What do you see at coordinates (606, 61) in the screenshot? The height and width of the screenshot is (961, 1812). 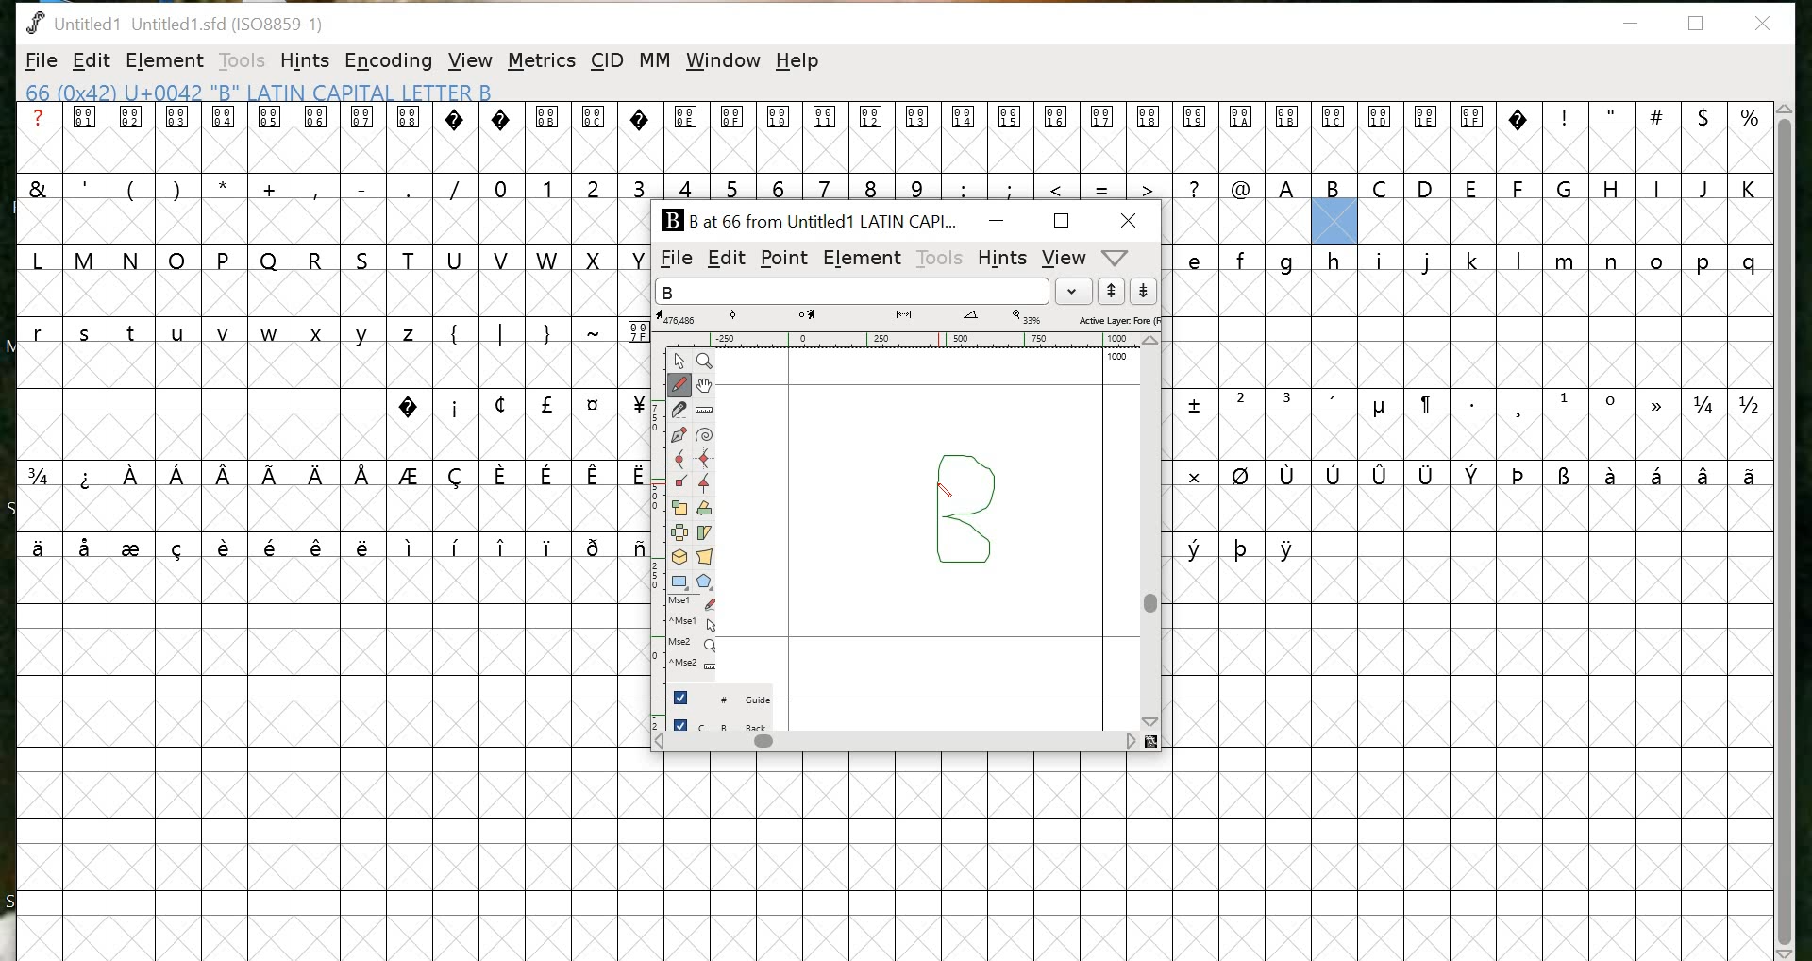 I see `CID` at bounding box center [606, 61].